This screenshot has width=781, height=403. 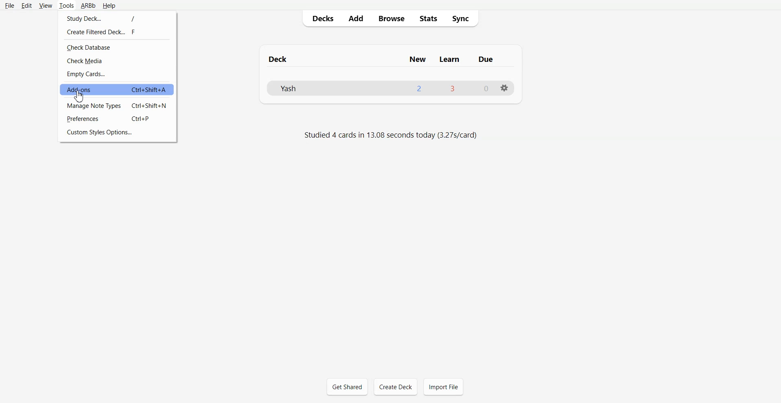 I want to click on Browse, so click(x=391, y=19).